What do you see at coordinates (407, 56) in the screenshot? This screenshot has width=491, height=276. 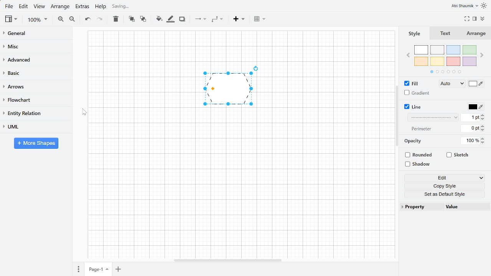 I see `Previous` at bounding box center [407, 56].